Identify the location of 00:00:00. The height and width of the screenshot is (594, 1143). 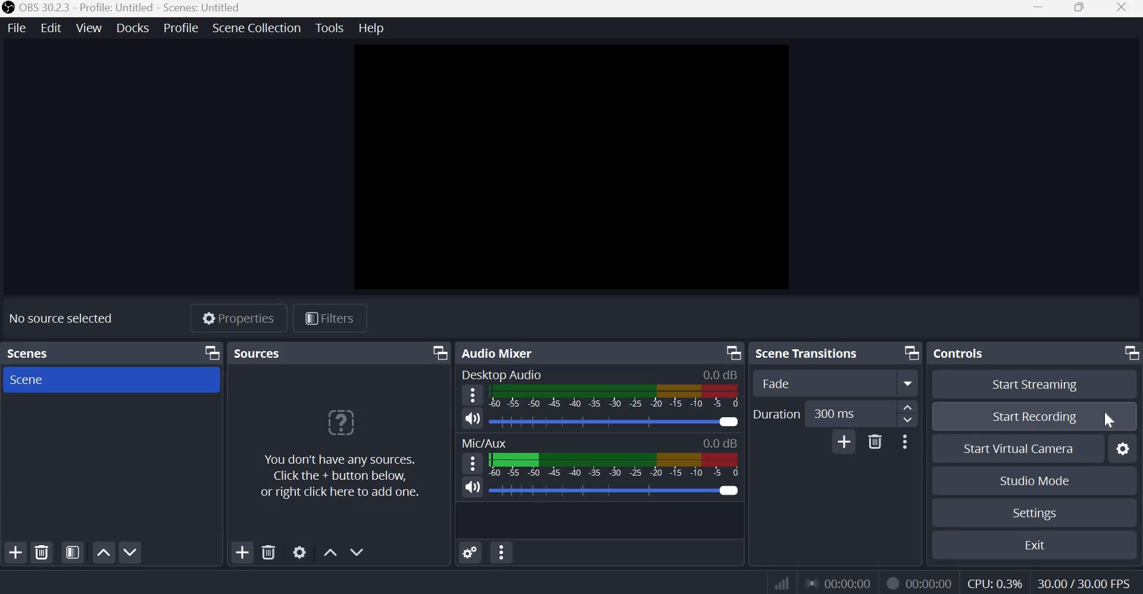
(839, 582).